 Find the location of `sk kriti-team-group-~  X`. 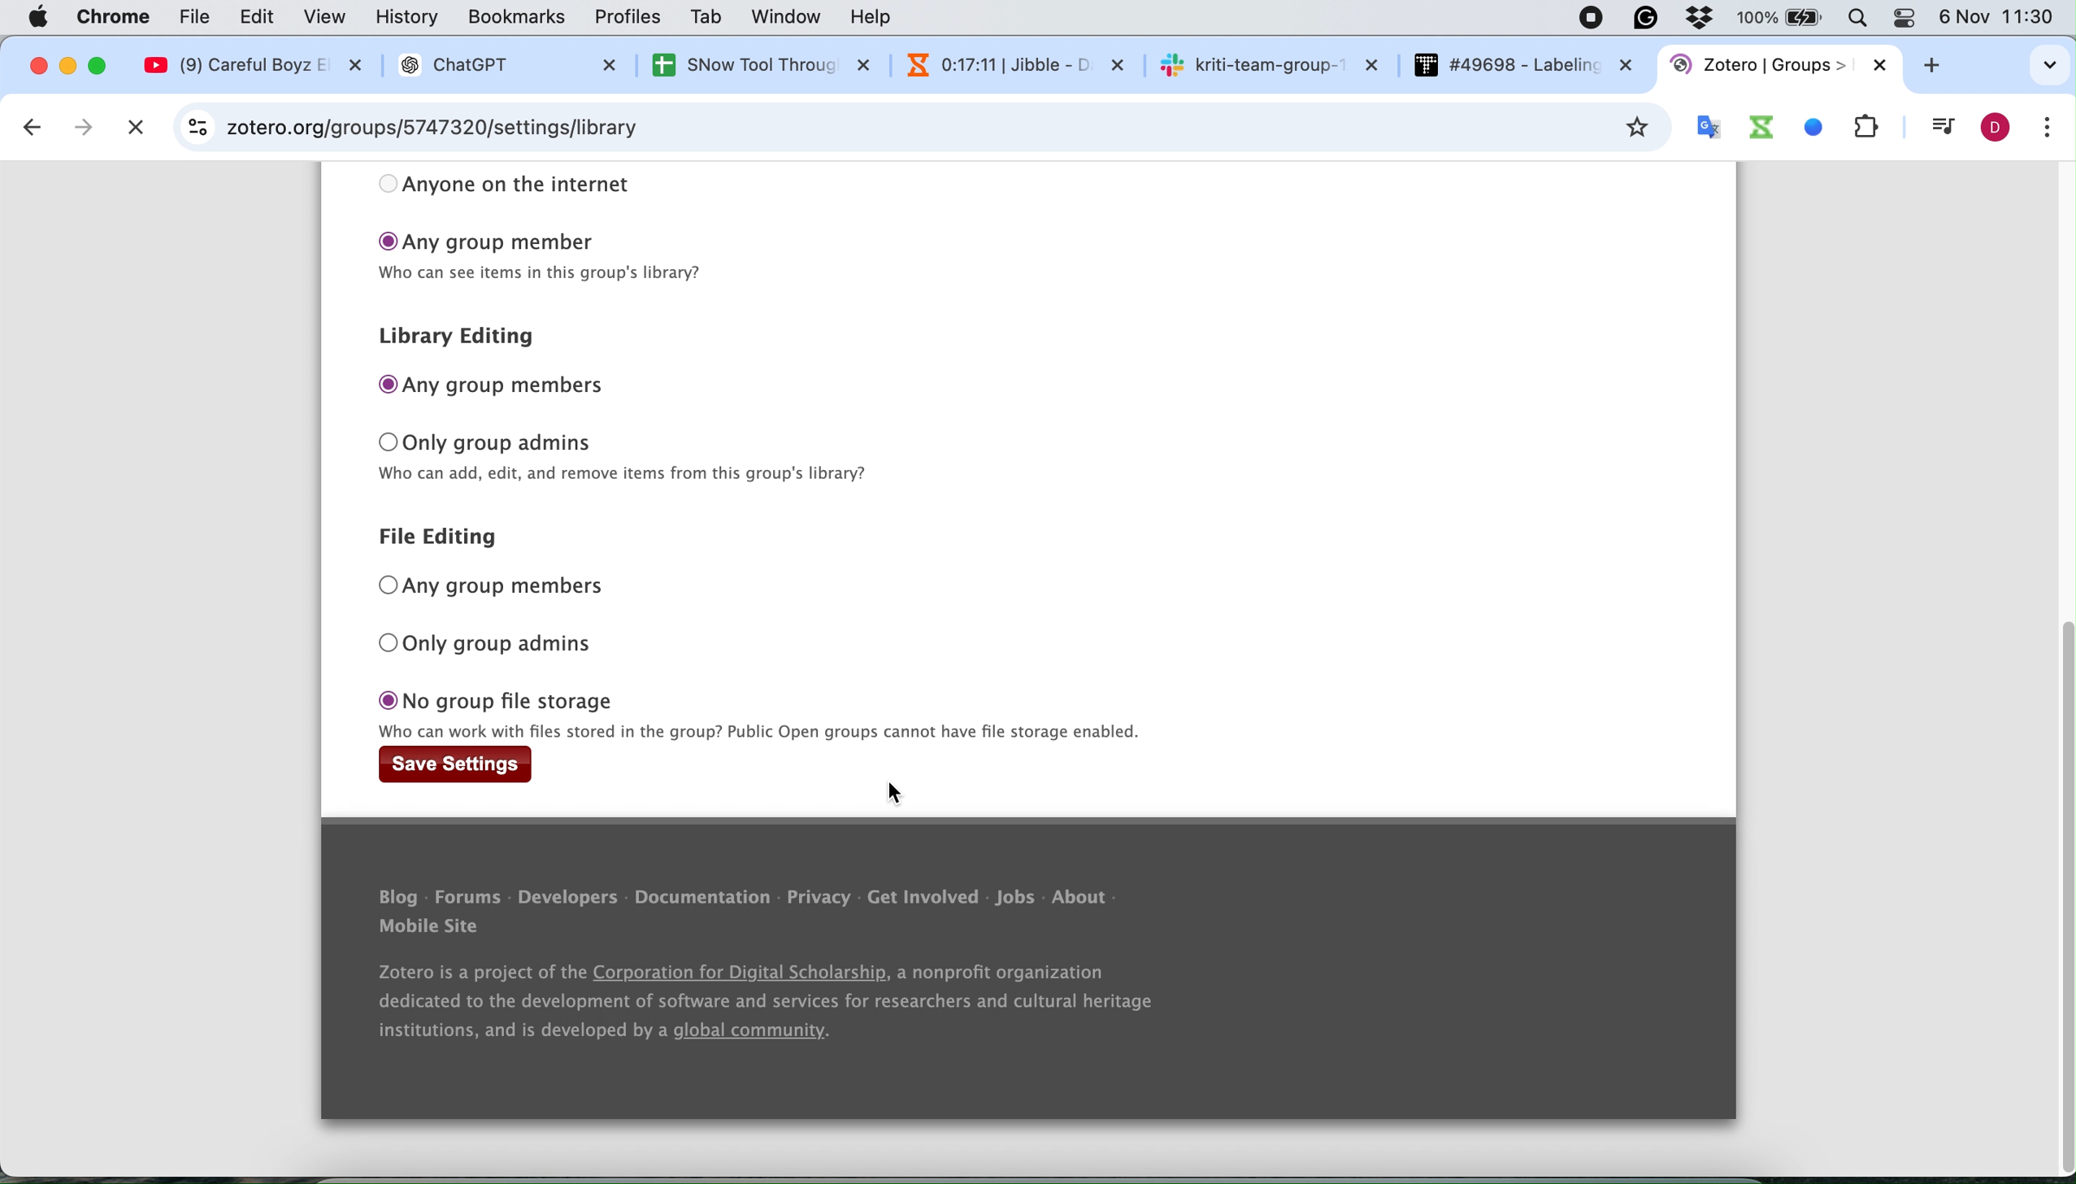

sk kriti-team-group-~  X is located at coordinates (1268, 63).